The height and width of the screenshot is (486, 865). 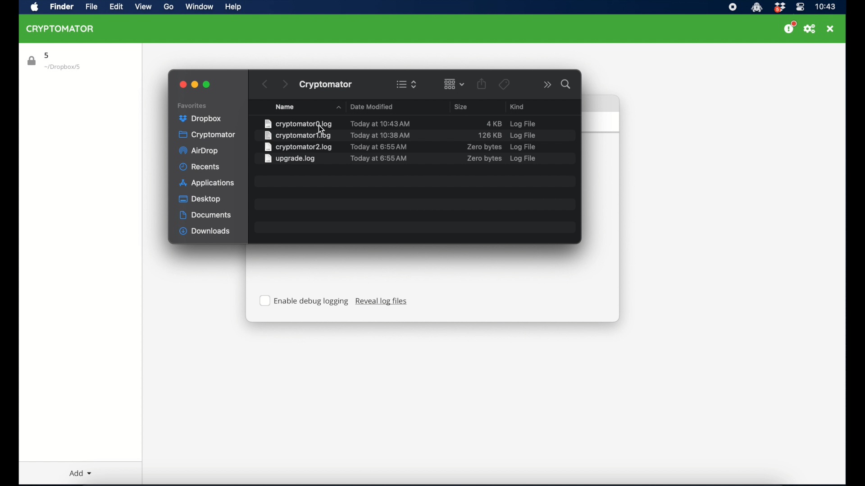 What do you see at coordinates (523, 159) in the screenshot?
I see `log file` at bounding box center [523, 159].